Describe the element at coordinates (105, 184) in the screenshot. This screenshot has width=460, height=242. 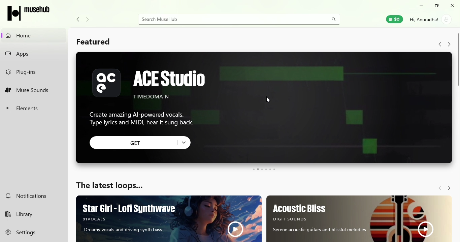
I see `The latest loops` at that location.